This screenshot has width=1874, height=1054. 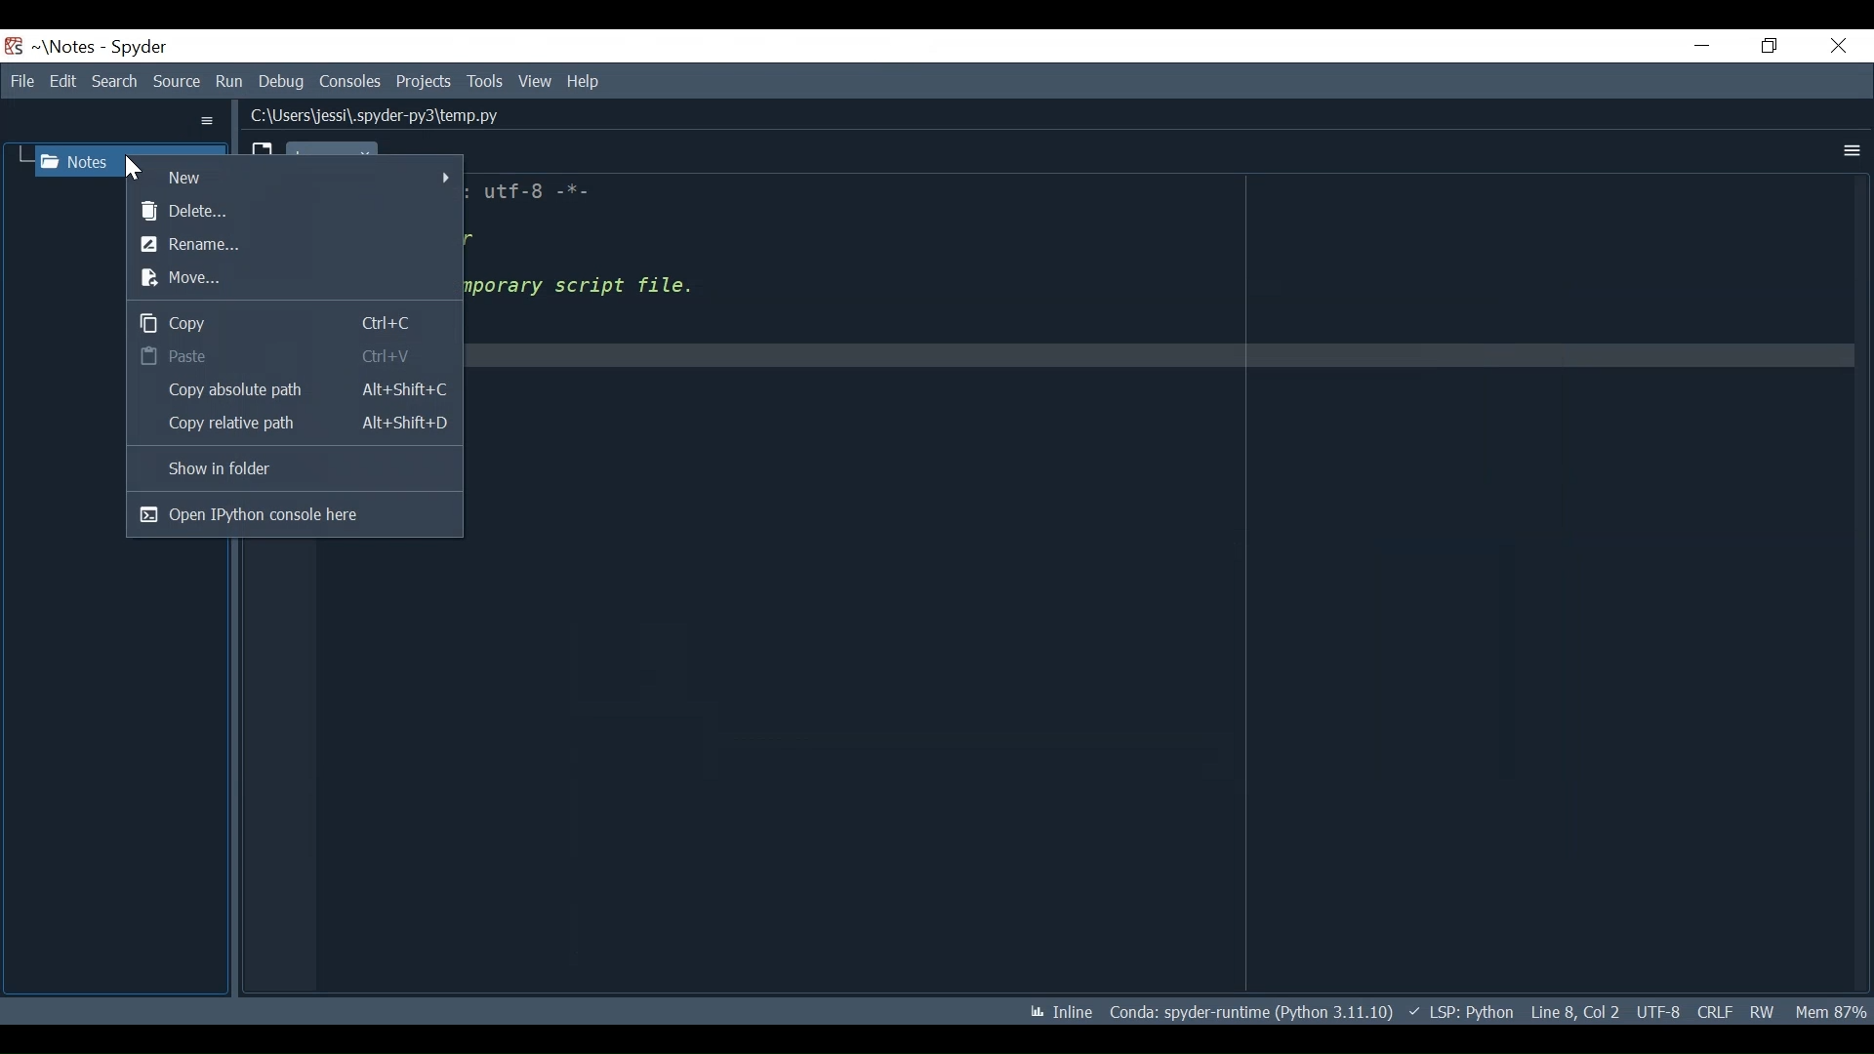 I want to click on More Options, so click(x=208, y=122).